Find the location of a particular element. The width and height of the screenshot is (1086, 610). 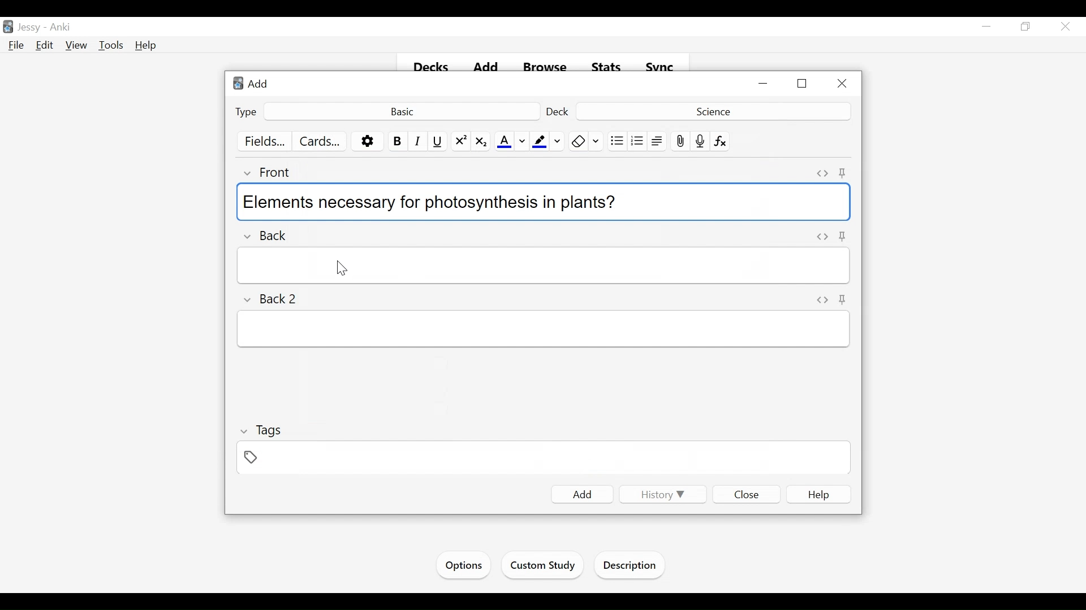

Anki is located at coordinates (61, 28).